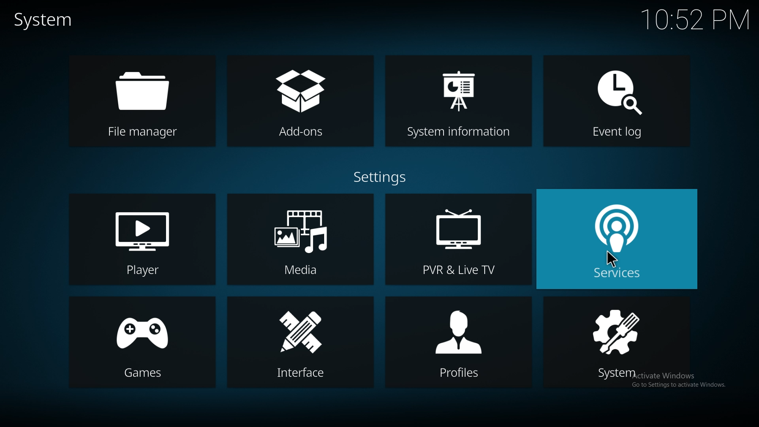 Image resolution: width=759 pixels, height=427 pixels. What do you see at coordinates (617, 342) in the screenshot?
I see `system` at bounding box center [617, 342].